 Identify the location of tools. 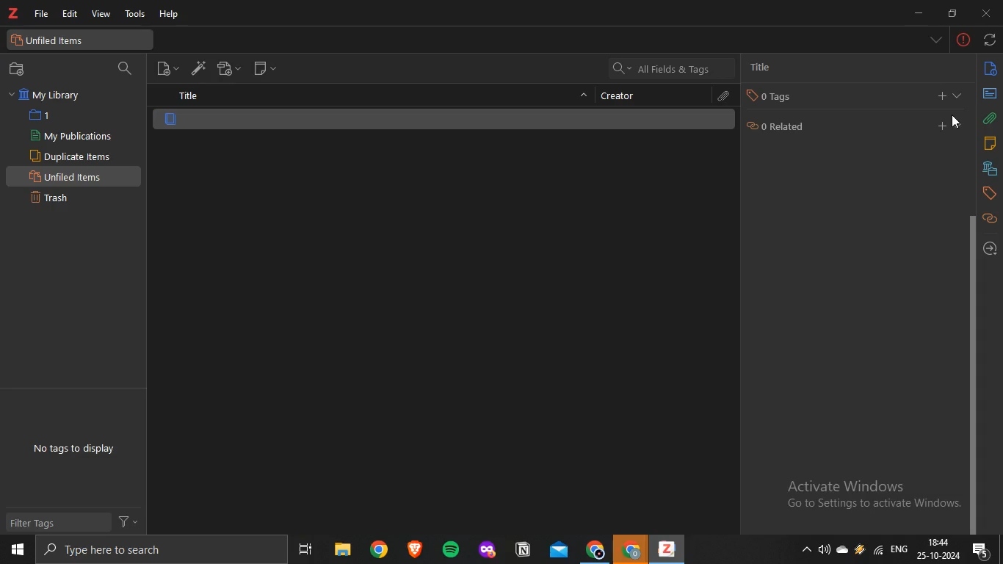
(135, 12).